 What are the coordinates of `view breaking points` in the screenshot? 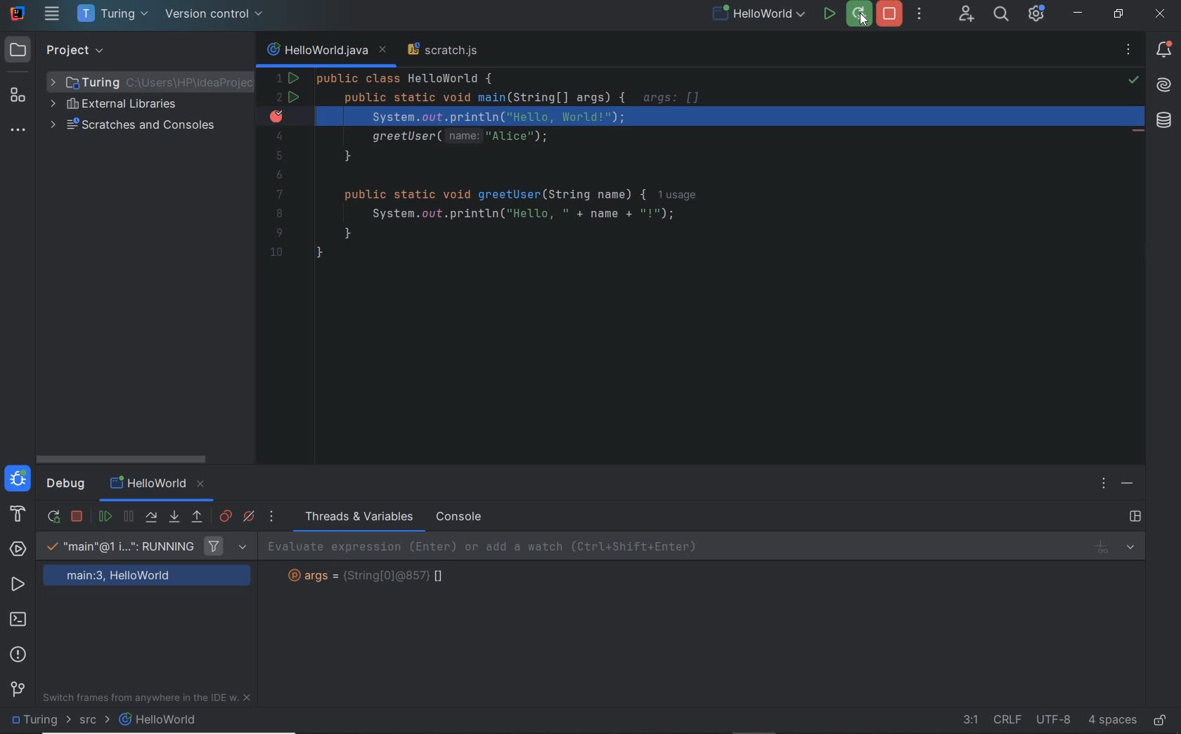 It's located at (226, 516).